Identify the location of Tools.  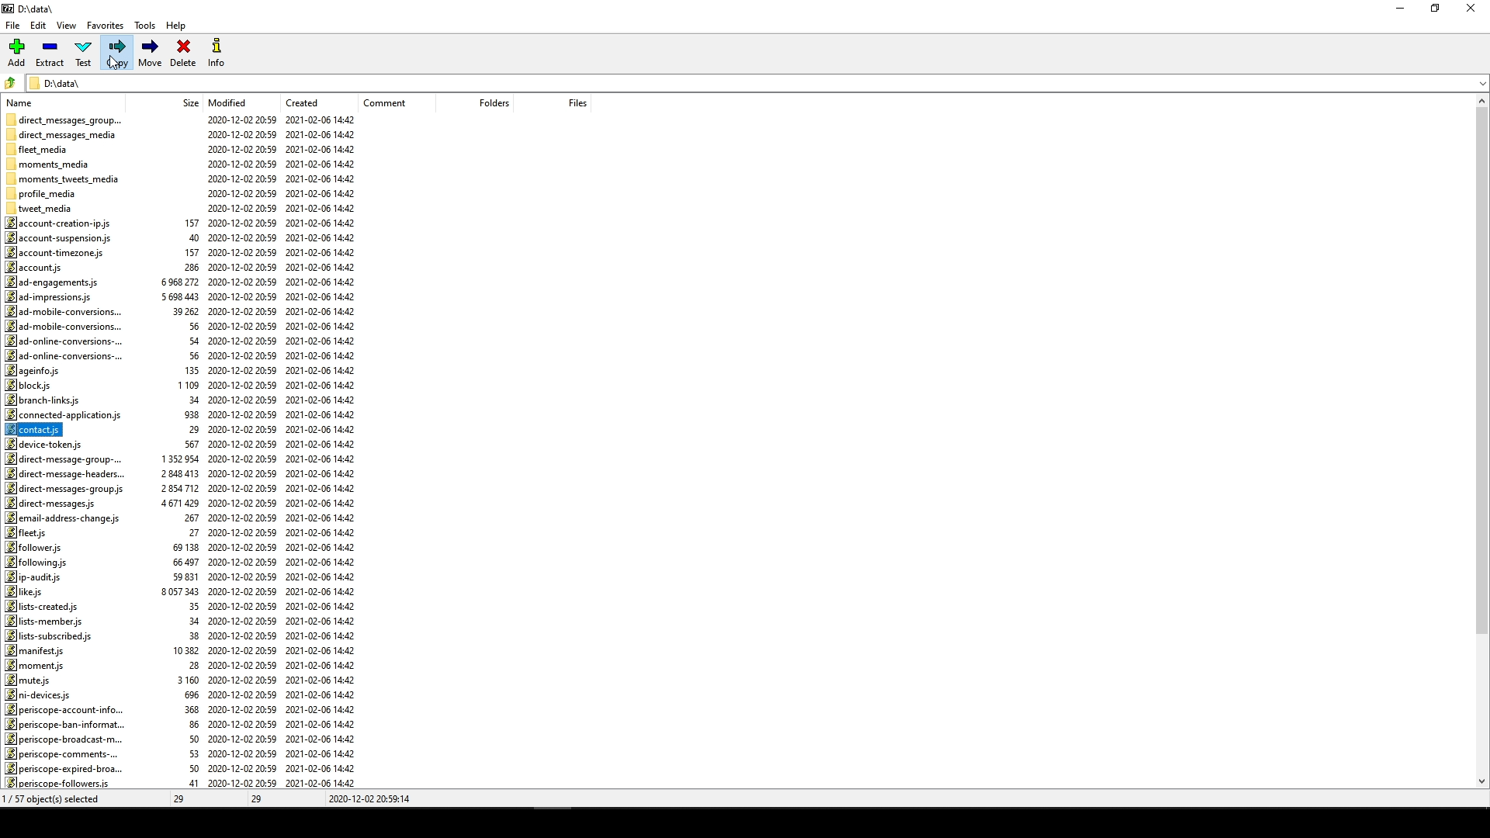
(144, 26).